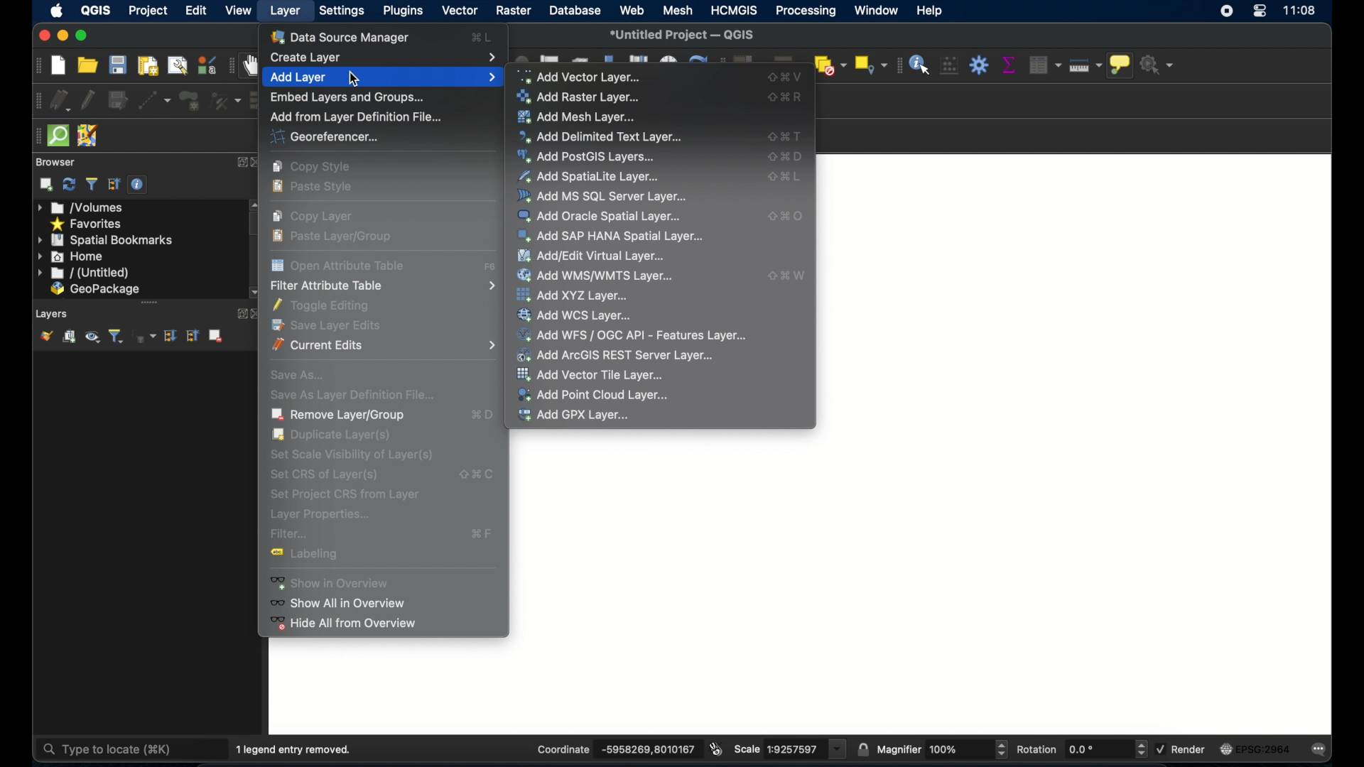 Image resolution: width=1364 pixels, height=767 pixels. Describe the element at coordinates (581, 116) in the screenshot. I see `add mesh layer` at that location.